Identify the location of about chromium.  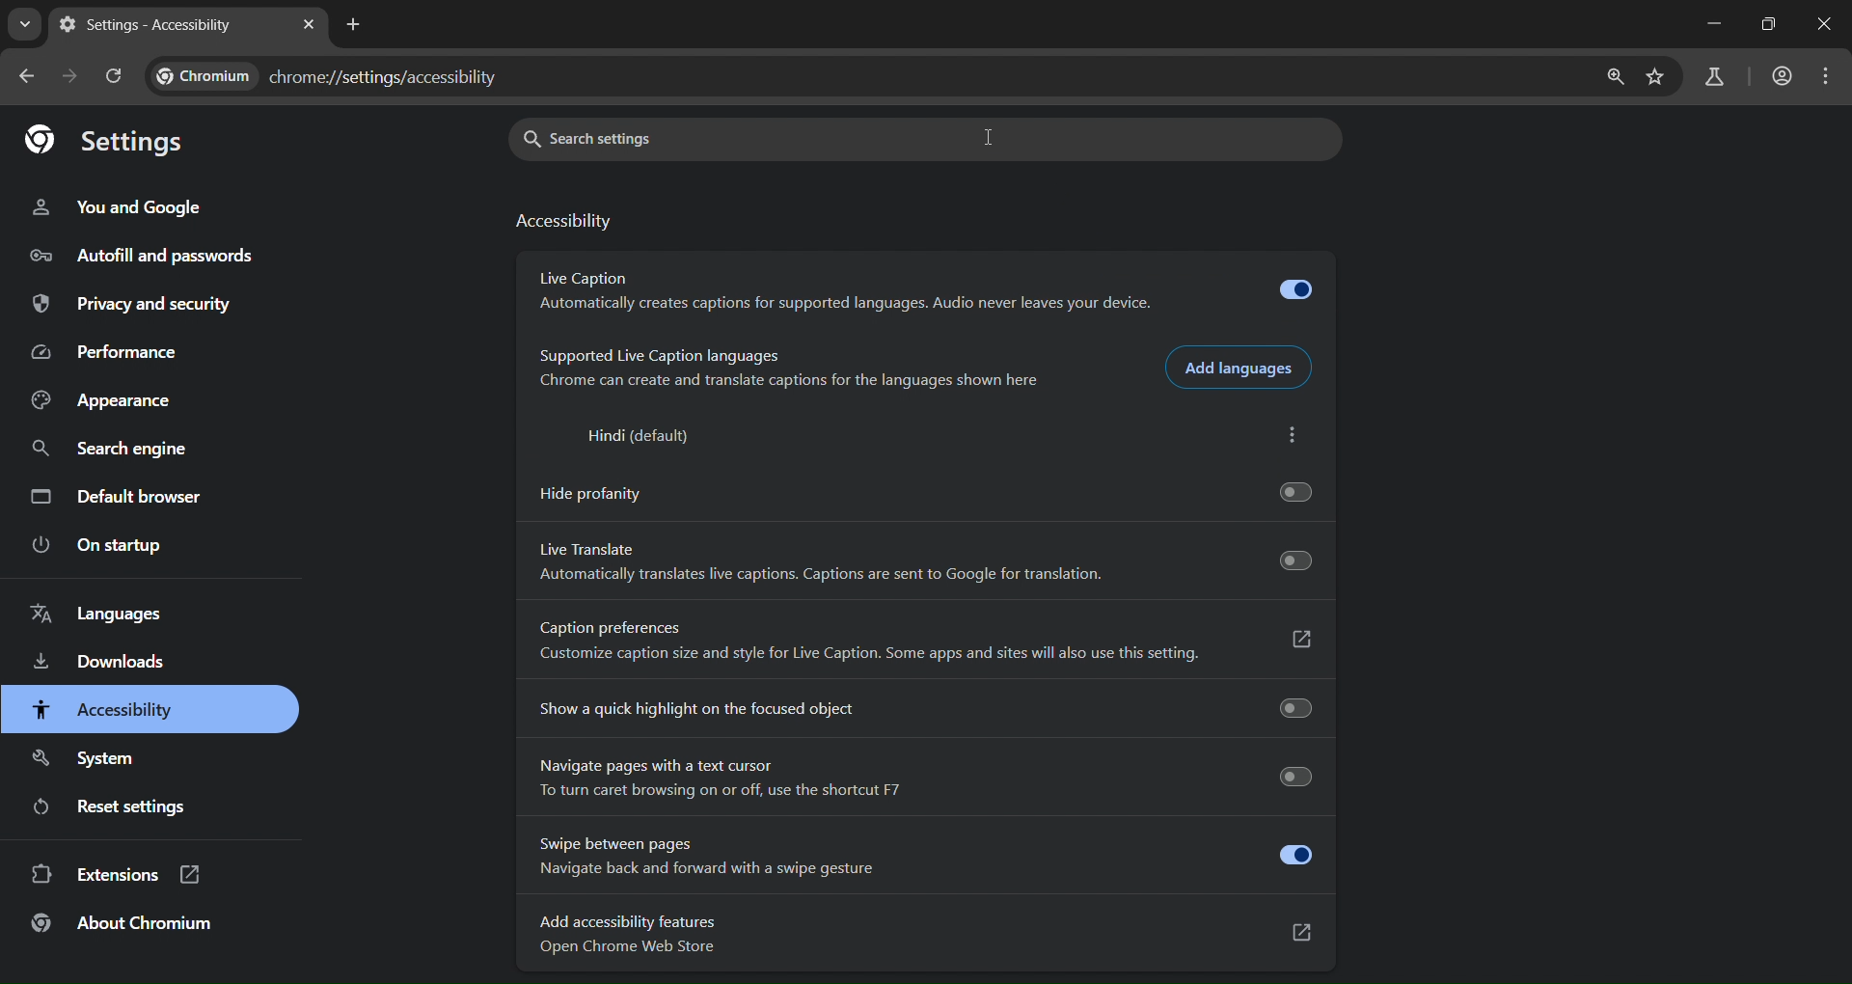
(123, 926).